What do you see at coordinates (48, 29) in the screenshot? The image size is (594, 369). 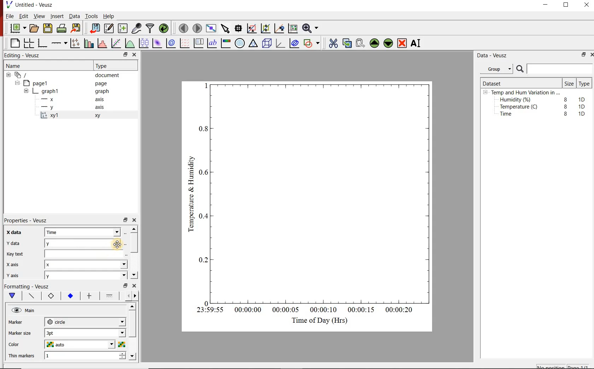 I see `save the document` at bounding box center [48, 29].